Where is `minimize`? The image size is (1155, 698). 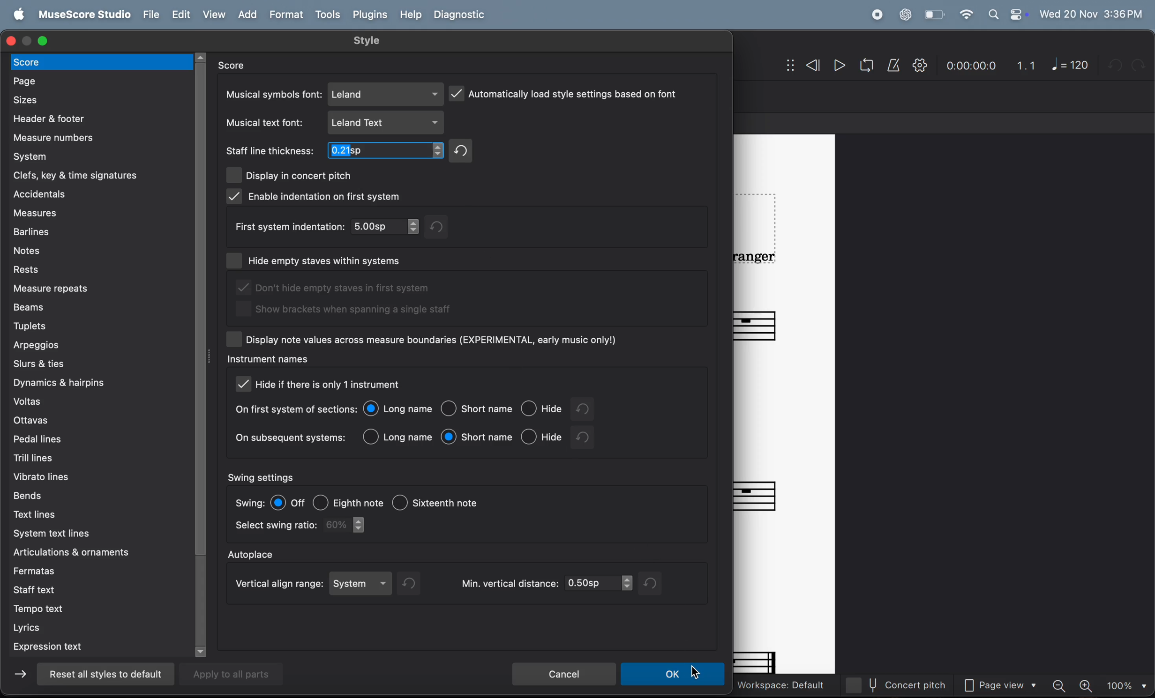 minimize is located at coordinates (29, 41).